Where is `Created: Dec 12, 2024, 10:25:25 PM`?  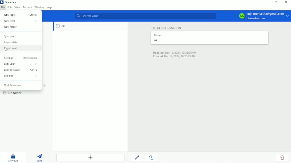
Created: Dec 12, 2024, 10:25:25 PM is located at coordinates (174, 57).